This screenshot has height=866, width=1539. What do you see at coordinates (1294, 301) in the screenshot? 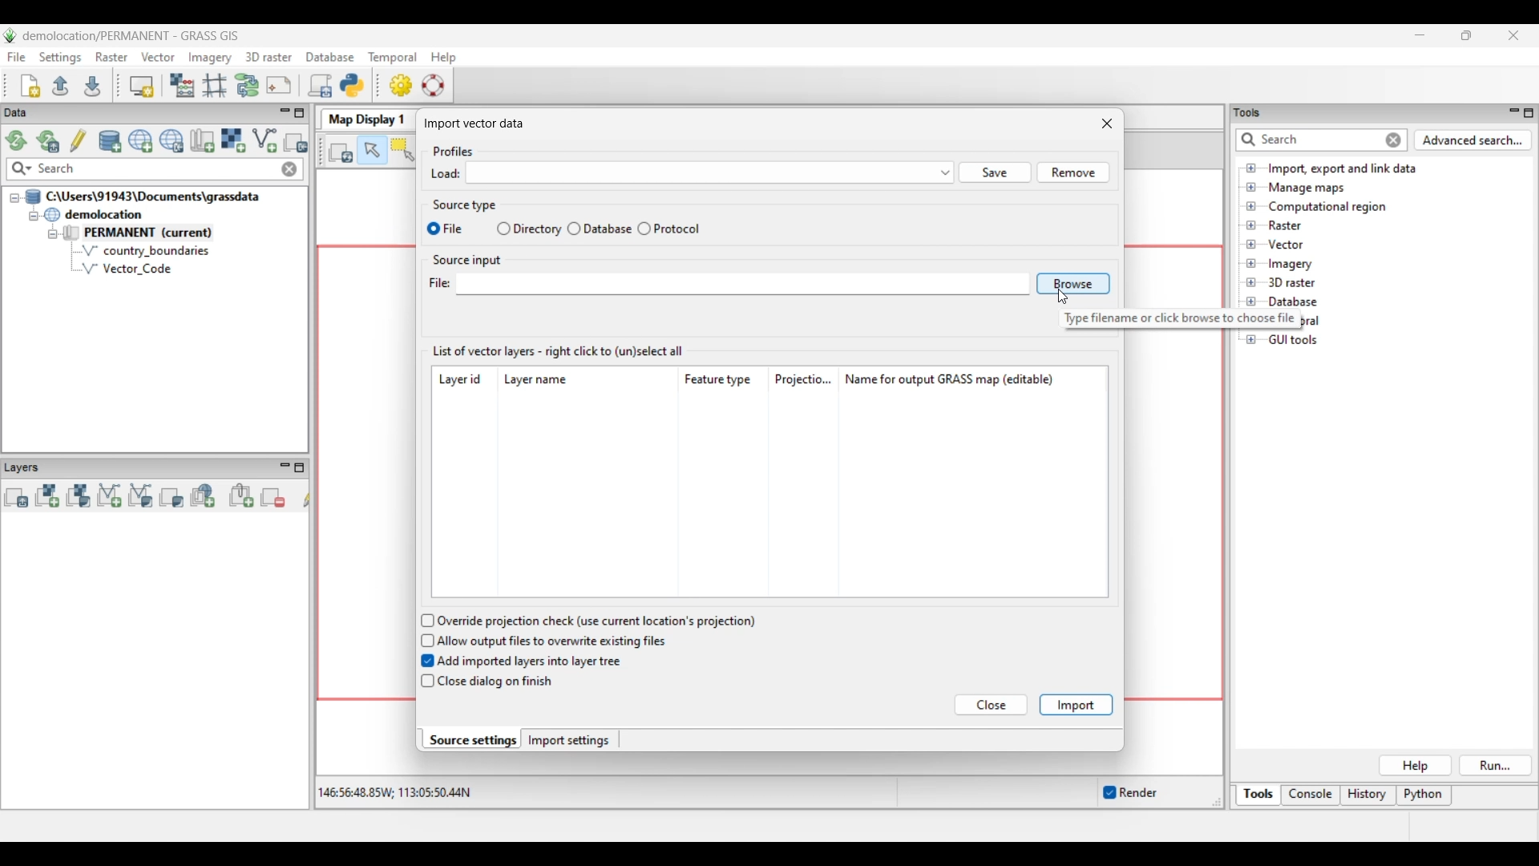
I see `Double click to see files under Database` at bounding box center [1294, 301].